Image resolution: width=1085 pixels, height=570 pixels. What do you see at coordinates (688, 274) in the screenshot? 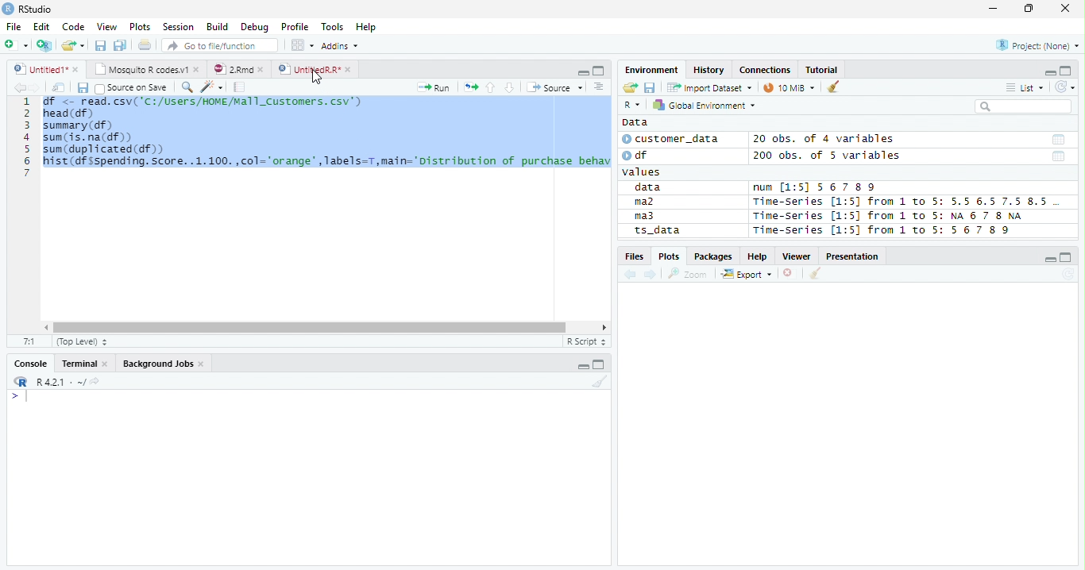
I see `Zoom` at bounding box center [688, 274].